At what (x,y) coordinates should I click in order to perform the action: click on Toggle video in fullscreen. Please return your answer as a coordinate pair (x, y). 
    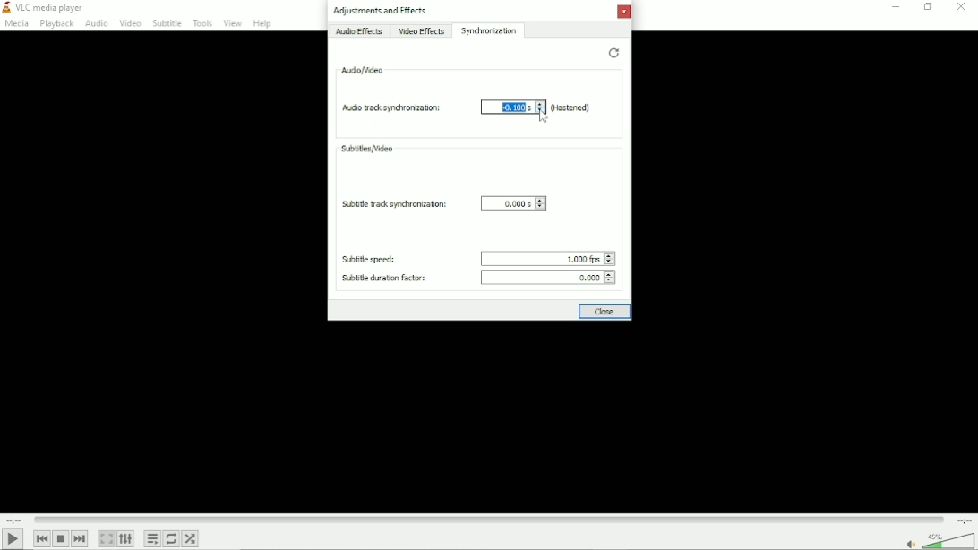
    Looking at the image, I should click on (107, 538).